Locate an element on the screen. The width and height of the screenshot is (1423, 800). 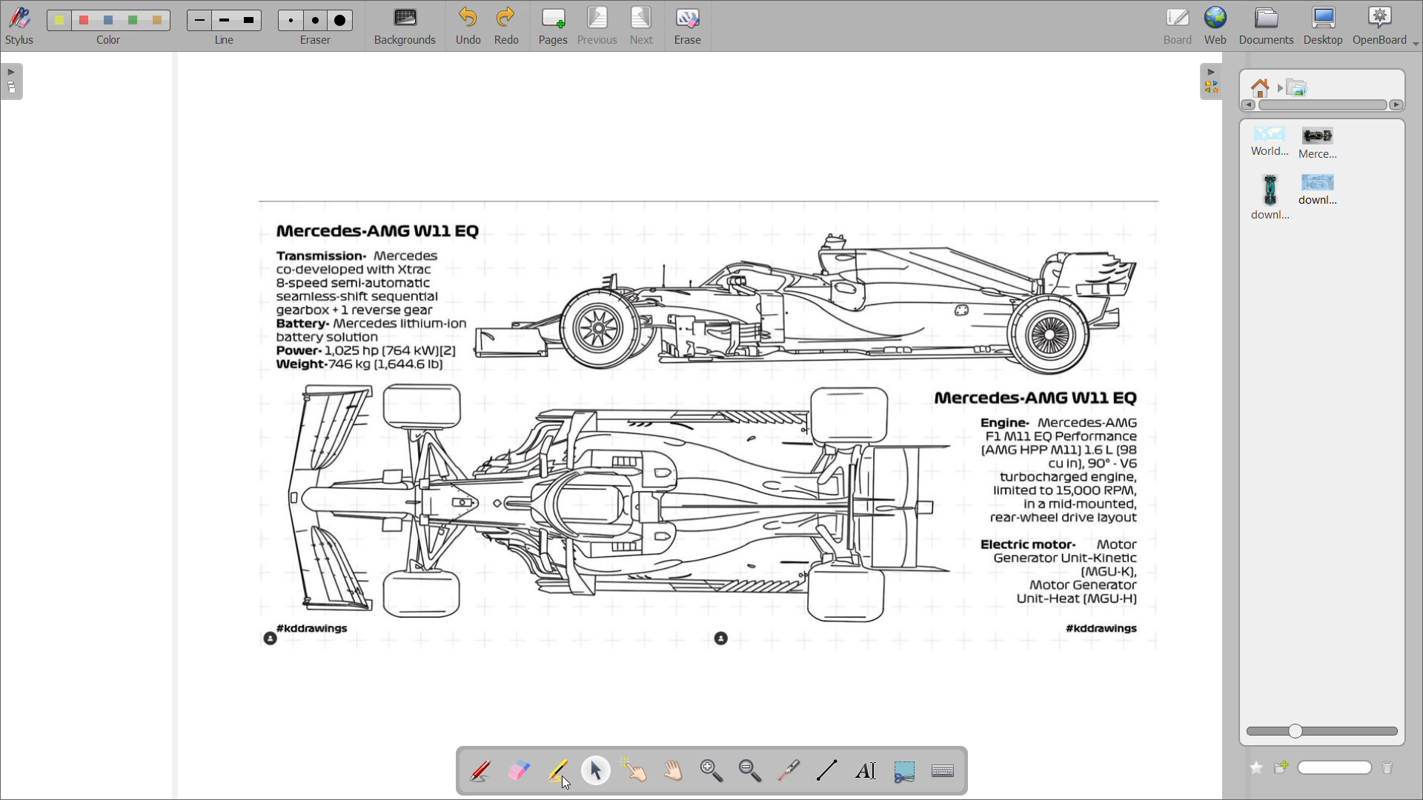
eraser 1 is located at coordinates (291, 20).